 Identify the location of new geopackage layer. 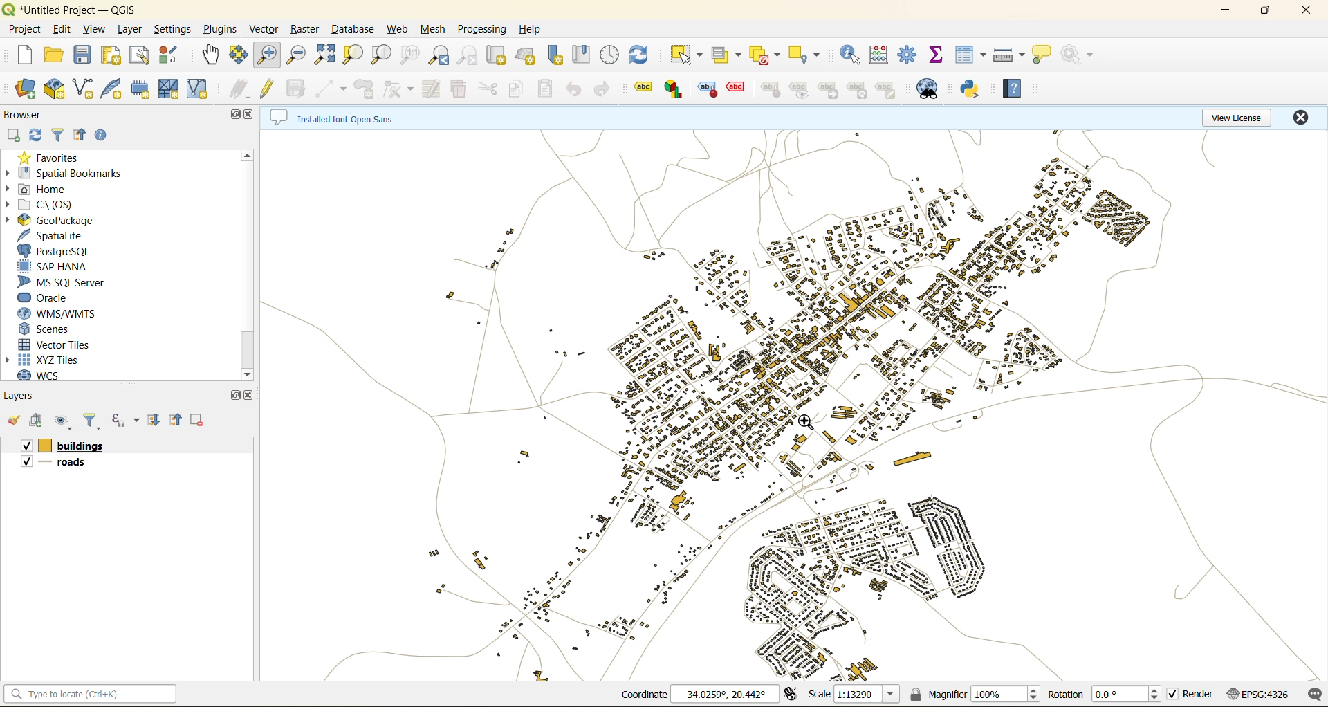
(57, 88).